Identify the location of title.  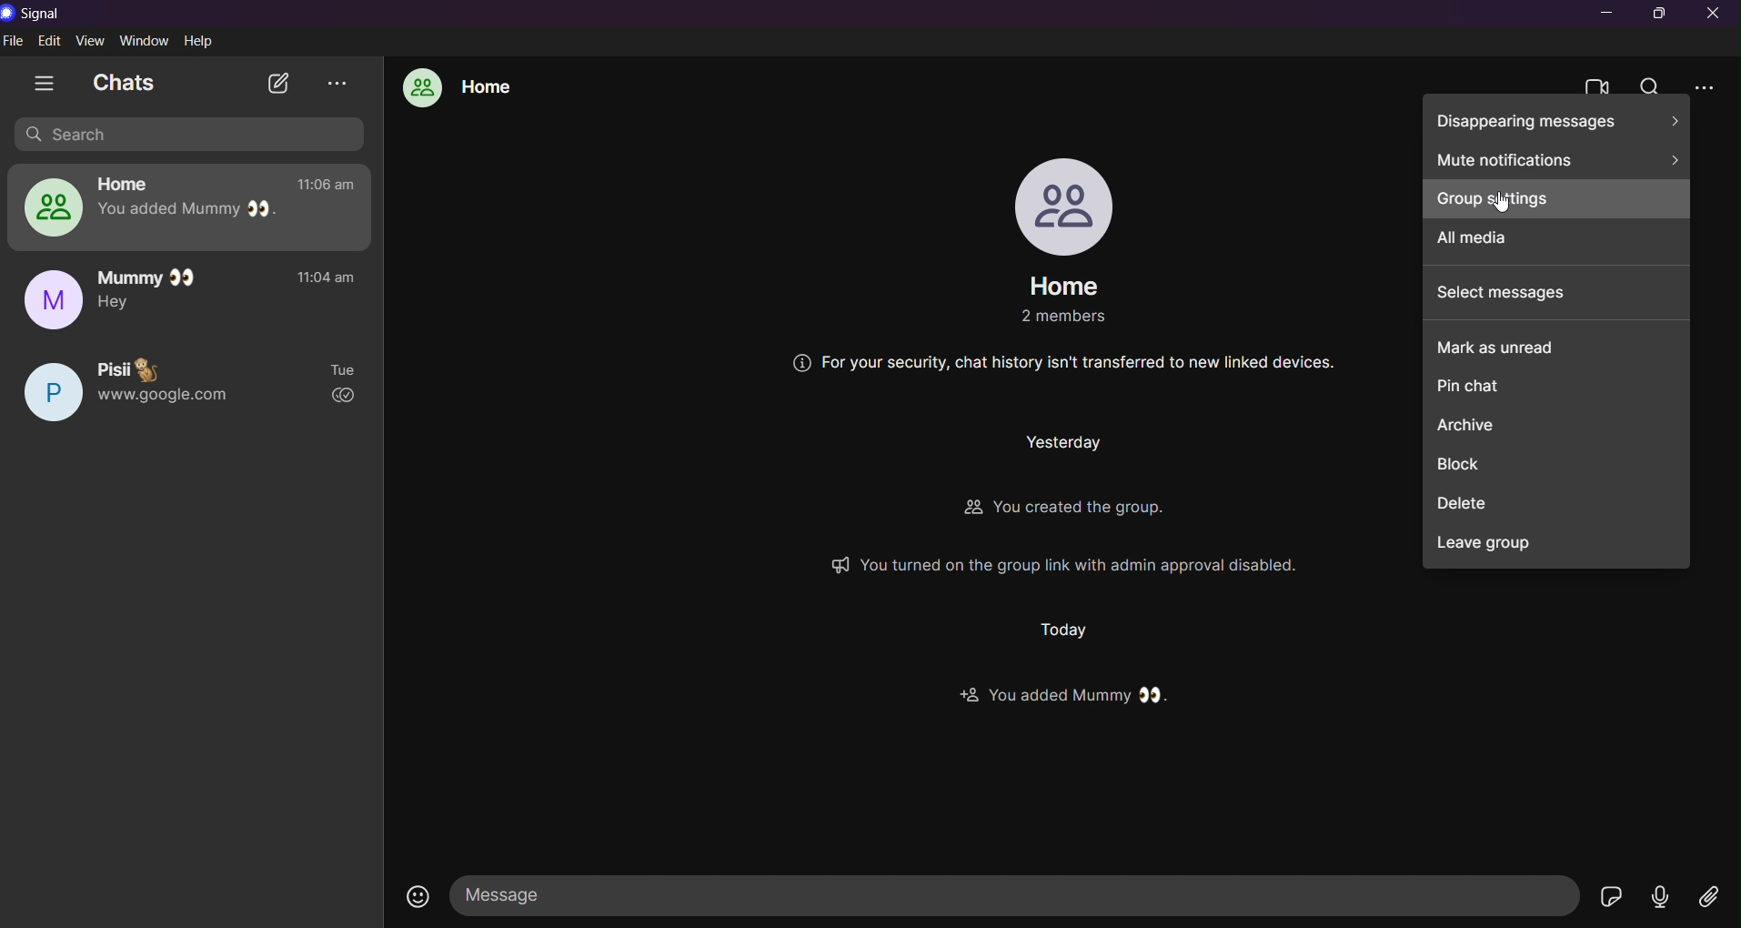
(43, 15).